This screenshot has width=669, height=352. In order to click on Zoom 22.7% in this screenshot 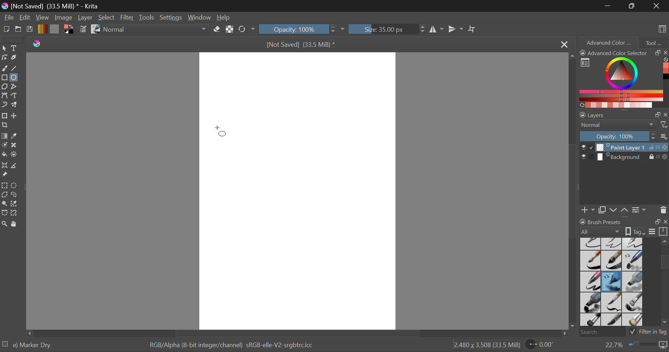, I will do `click(633, 345)`.